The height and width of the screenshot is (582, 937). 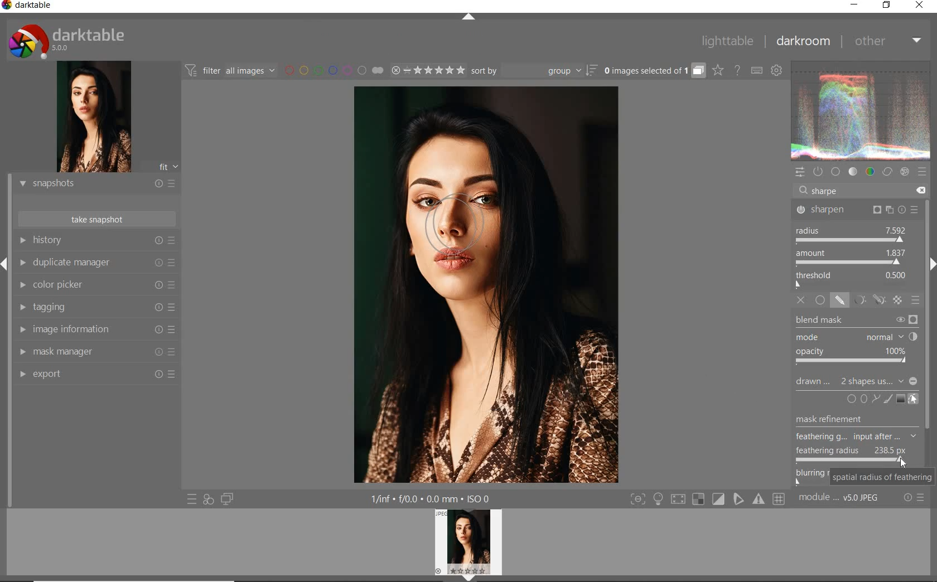 I want to click on filter images based on their modules, so click(x=231, y=70).